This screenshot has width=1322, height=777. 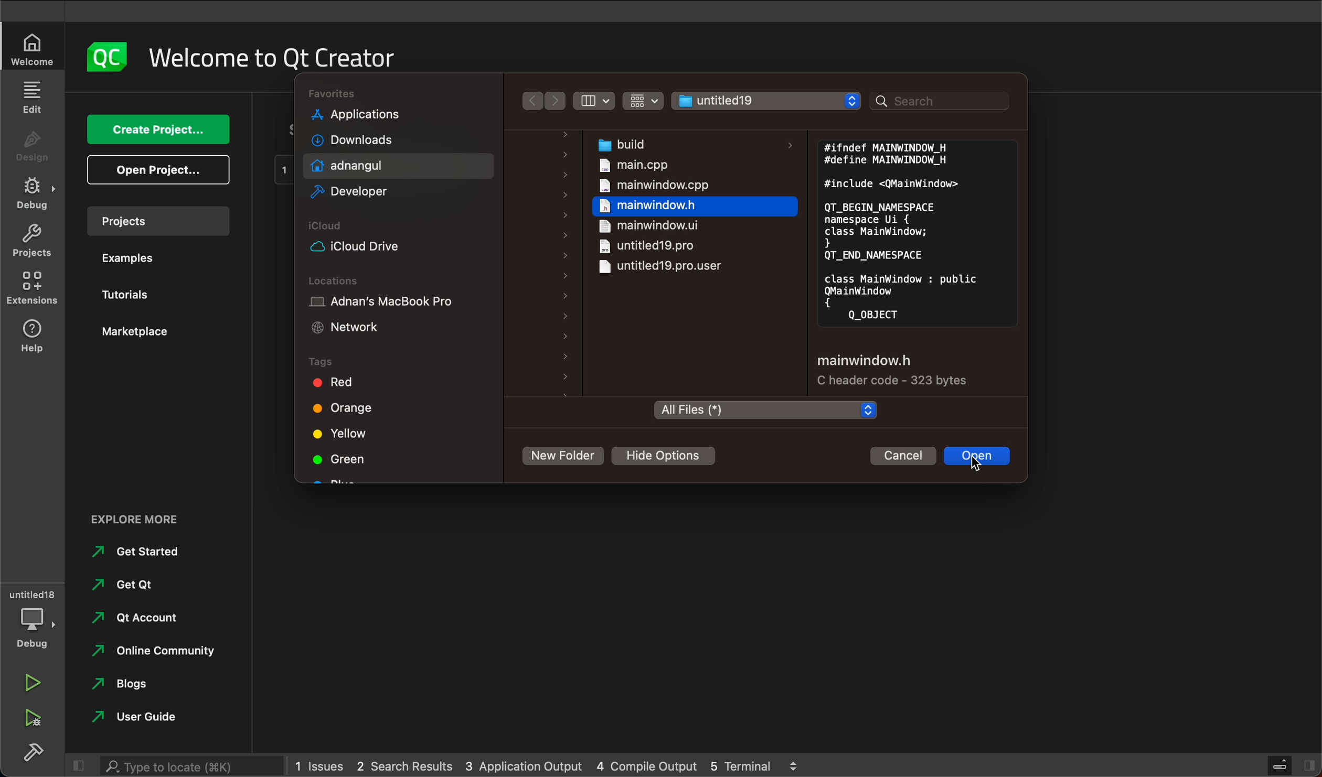 I want to click on open, so click(x=978, y=457).